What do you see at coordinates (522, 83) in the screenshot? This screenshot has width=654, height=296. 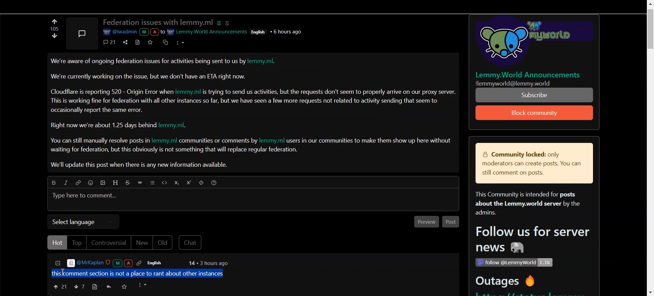 I see `` at bounding box center [522, 83].